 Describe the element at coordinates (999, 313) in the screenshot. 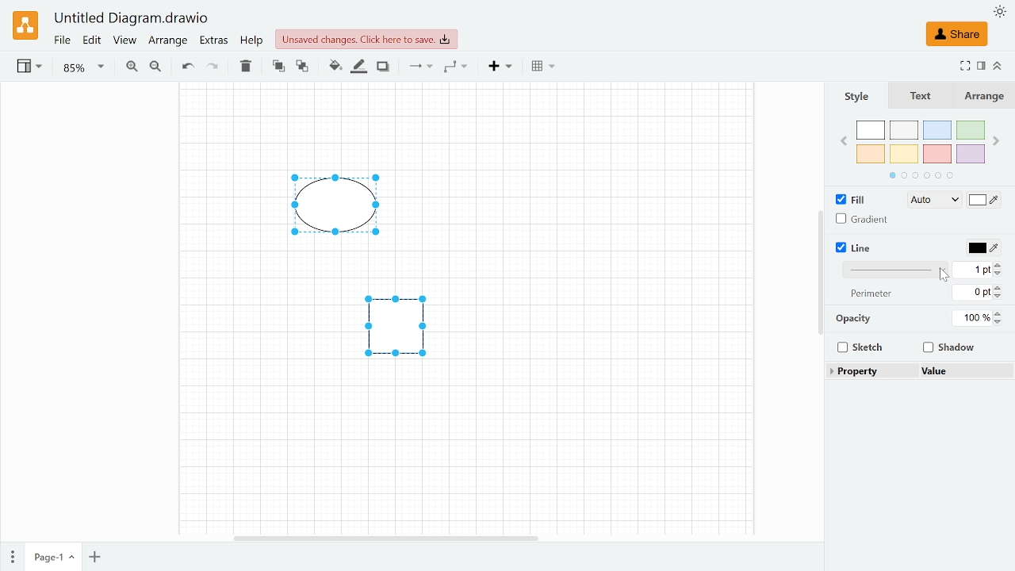

I see `Increase Opacity` at that location.